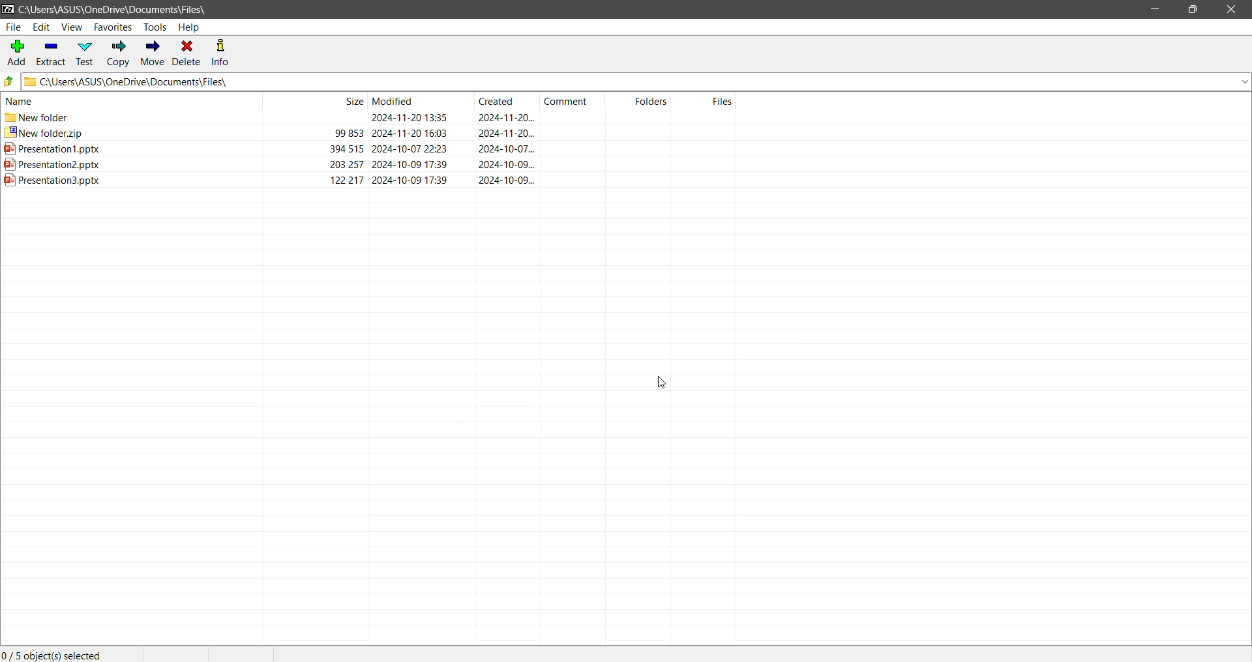 This screenshot has width=1252, height=662. Describe the element at coordinates (640, 101) in the screenshot. I see `Folders` at that location.